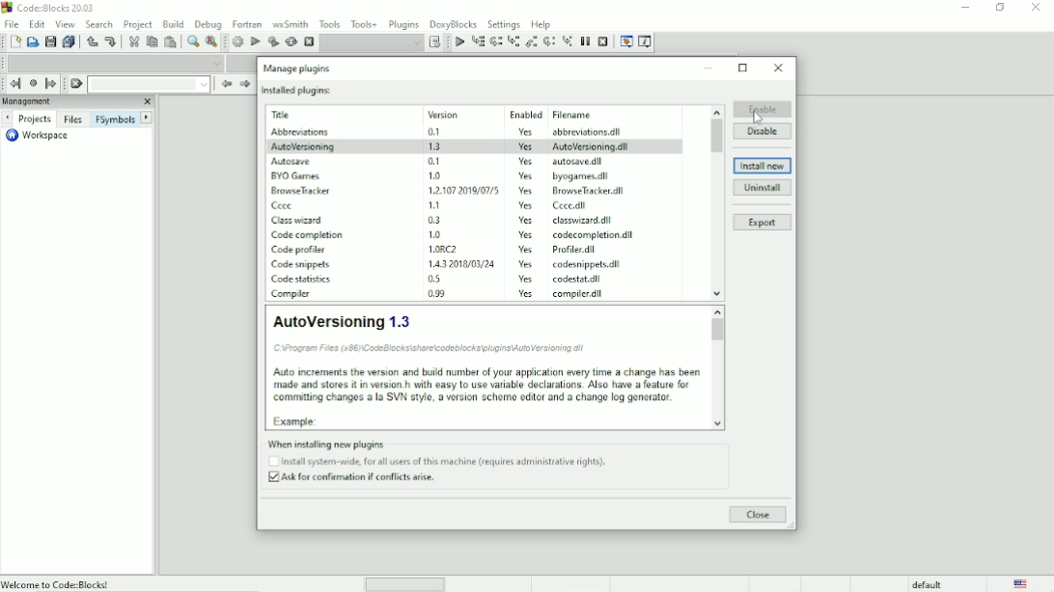 The width and height of the screenshot is (1054, 592). What do you see at coordinates (626, 42) in the screenshot?
I see `Debugging windows` at bounding box center [626, 42].